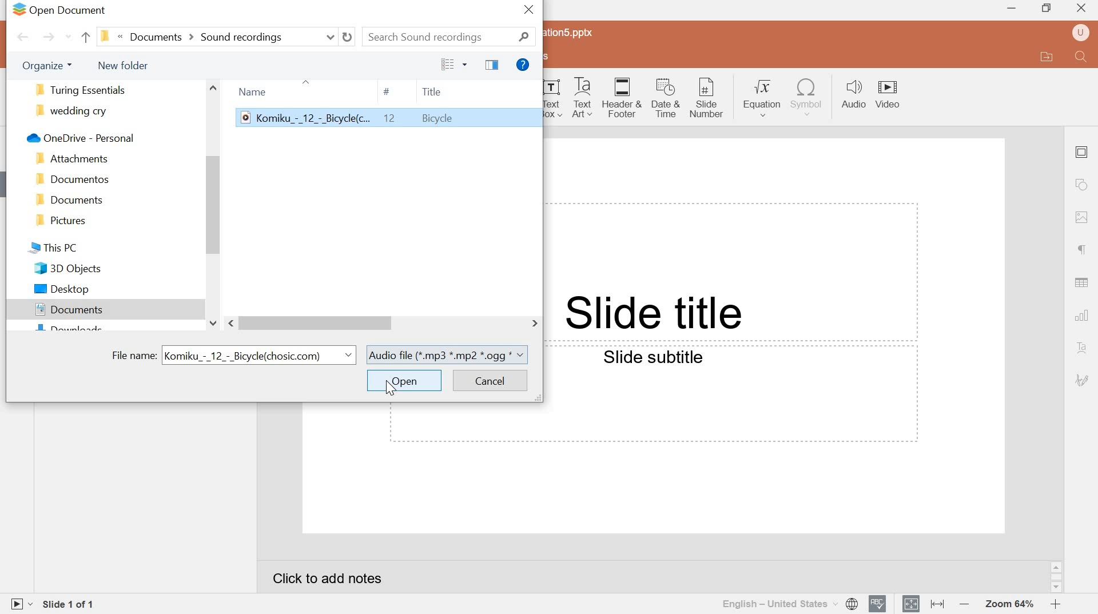 The height and width of the screenshot is (614, 1098). What do you see at coordinates (733, 273) in the screenshot?
I see `Text field` at bounding box center [733, 273].